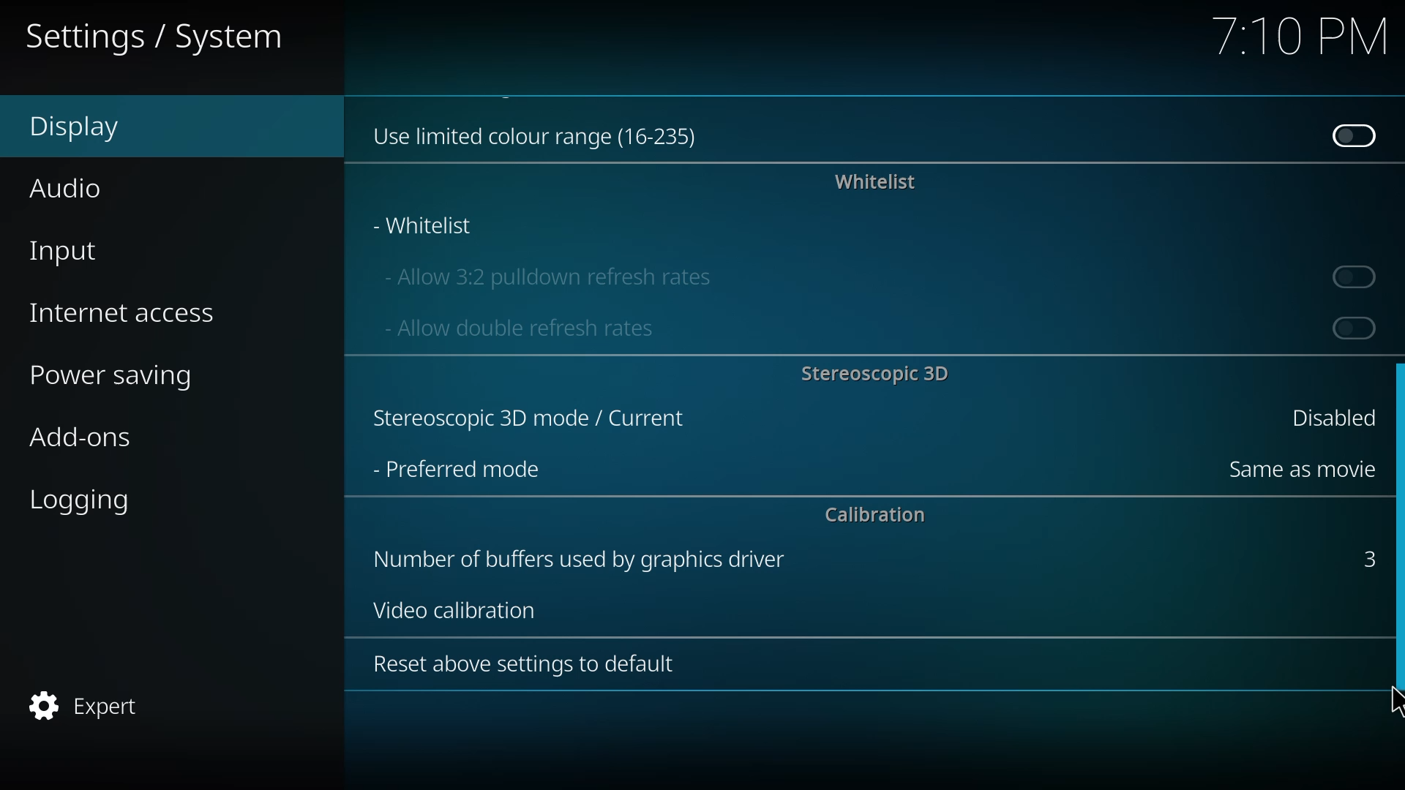 This screenshot has height=790, width=1405. Describe the element at coordinates (86, 501) in the screenshot. I see `logging` at that location.